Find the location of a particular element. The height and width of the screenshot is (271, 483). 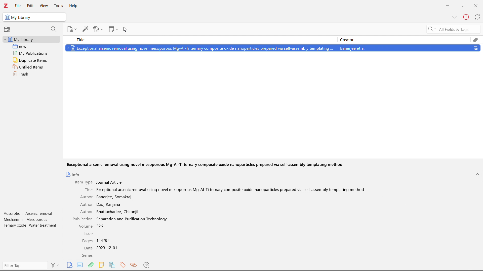

new is located at coordinates (31, 46).